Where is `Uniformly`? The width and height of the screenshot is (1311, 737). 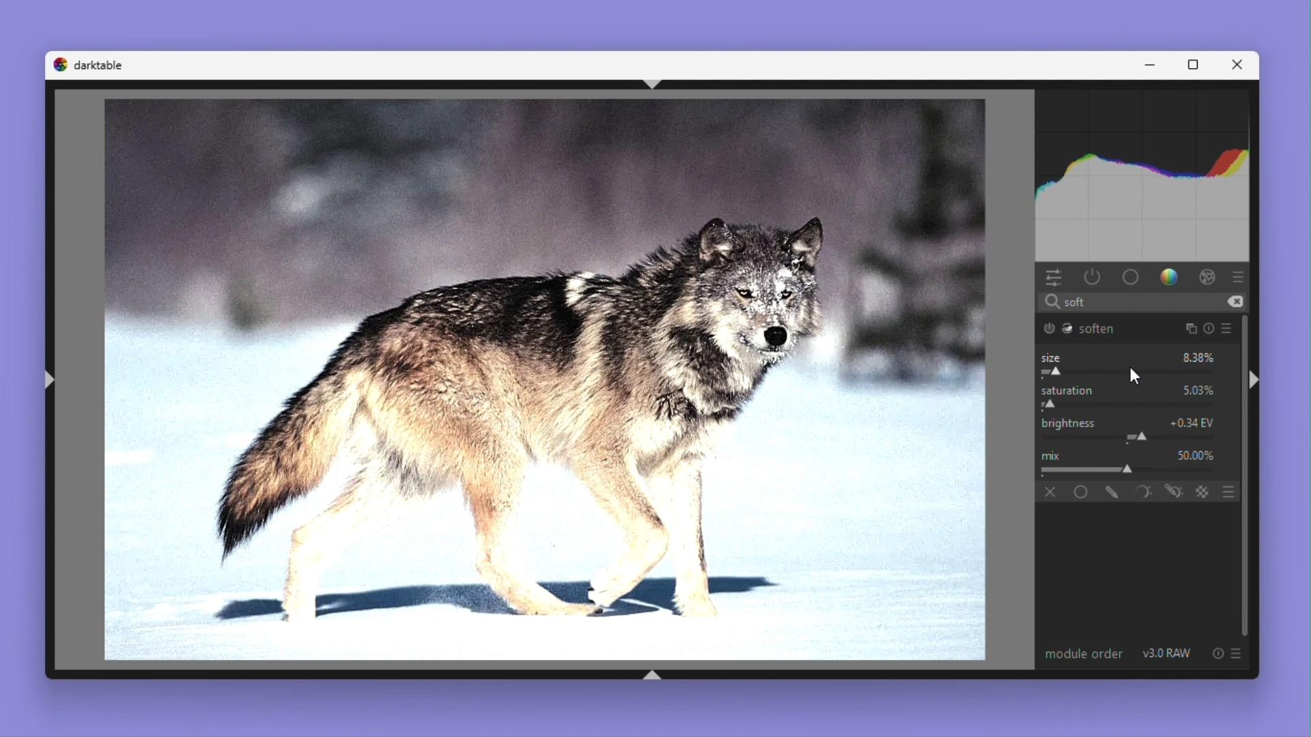
Uniformly is located at coordinates (1083, 491).